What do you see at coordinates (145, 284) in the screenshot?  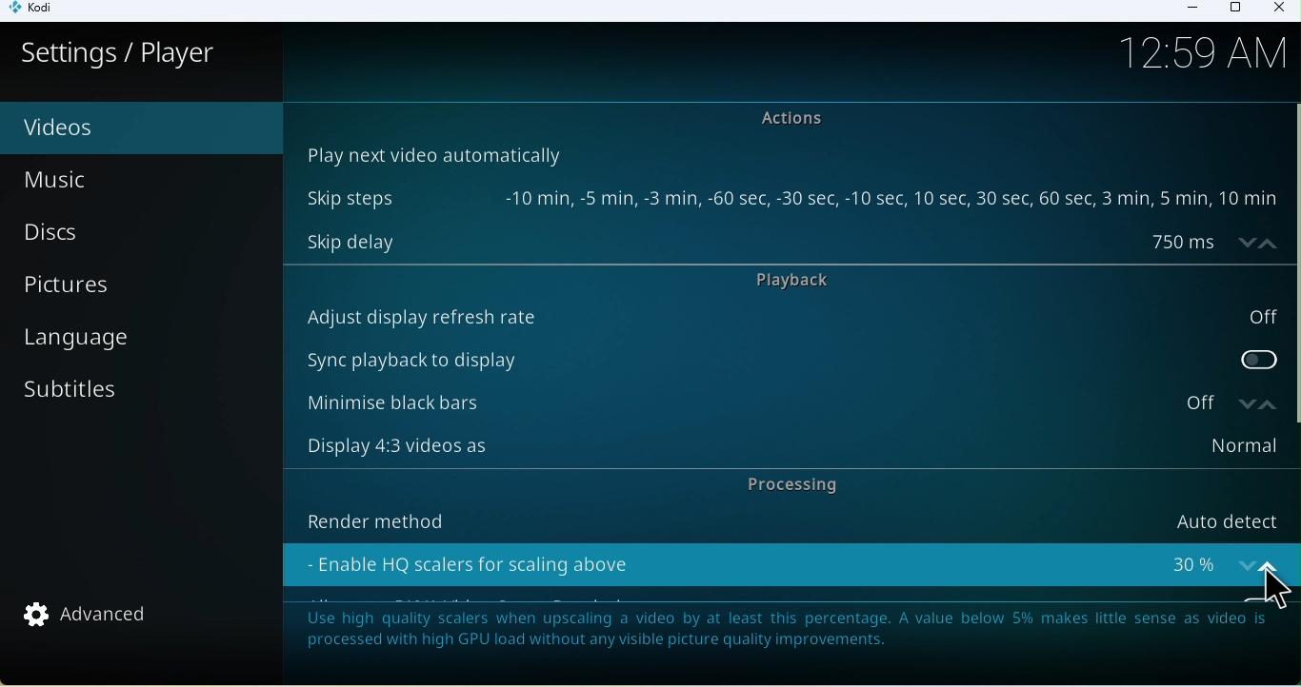 I see `Pictures` at bounding box center [145, 284].